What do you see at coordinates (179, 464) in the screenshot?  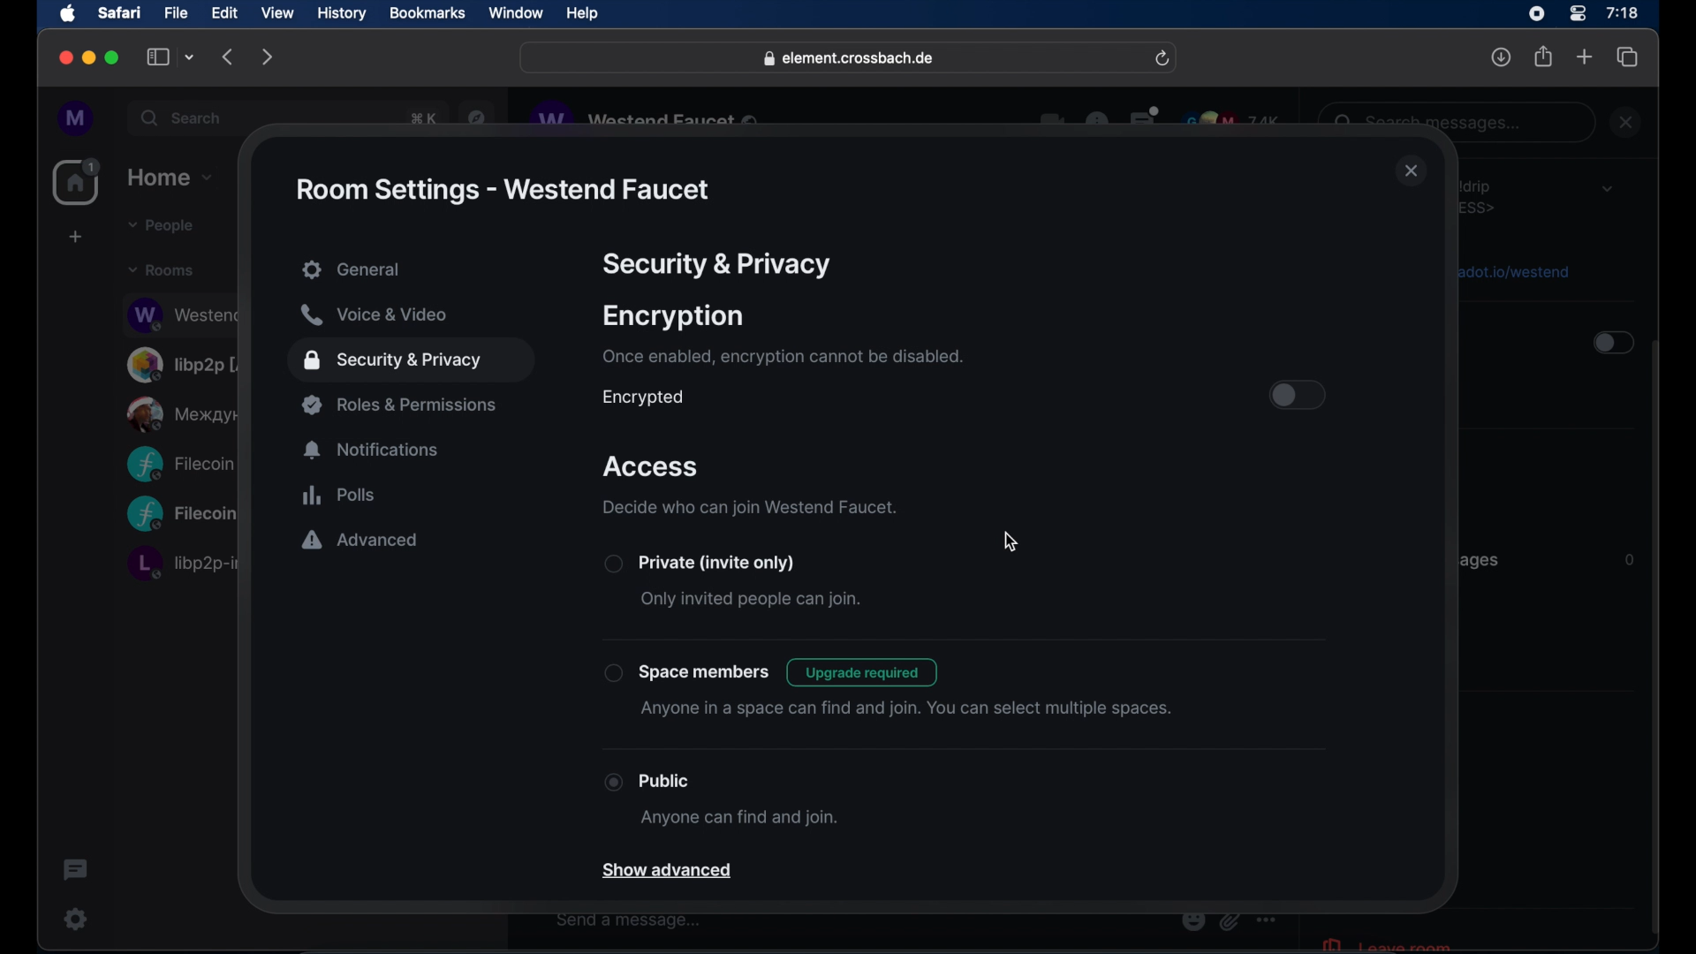 I see `obscure` at bounding box center [179, 464].